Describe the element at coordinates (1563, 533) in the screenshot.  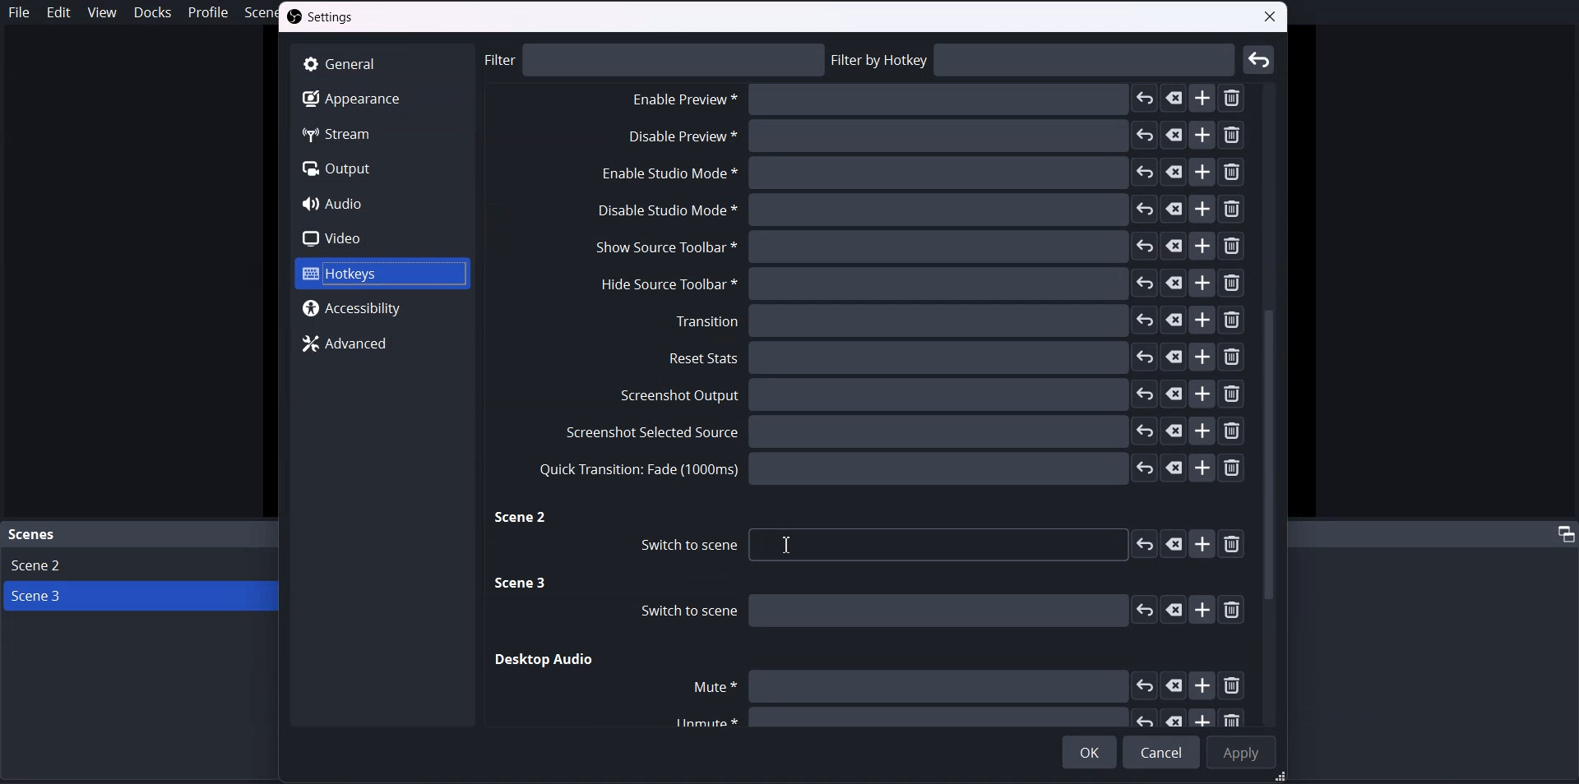
I see `adjust tab` at that location.